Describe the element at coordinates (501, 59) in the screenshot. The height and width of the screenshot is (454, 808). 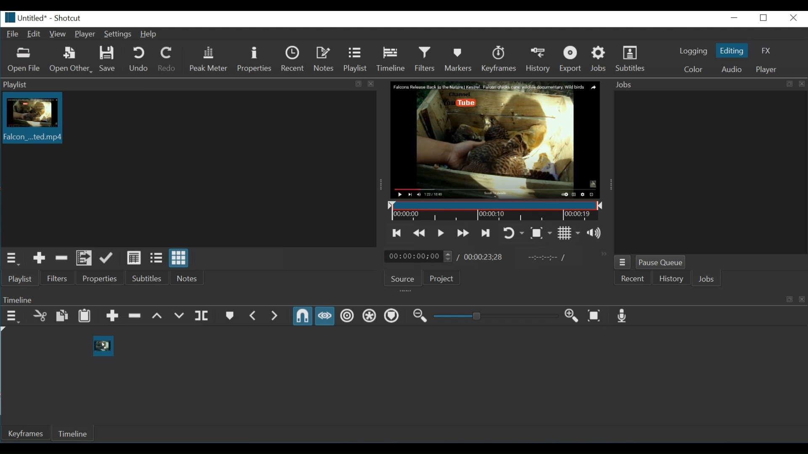
I see `Keyframes` at that location.